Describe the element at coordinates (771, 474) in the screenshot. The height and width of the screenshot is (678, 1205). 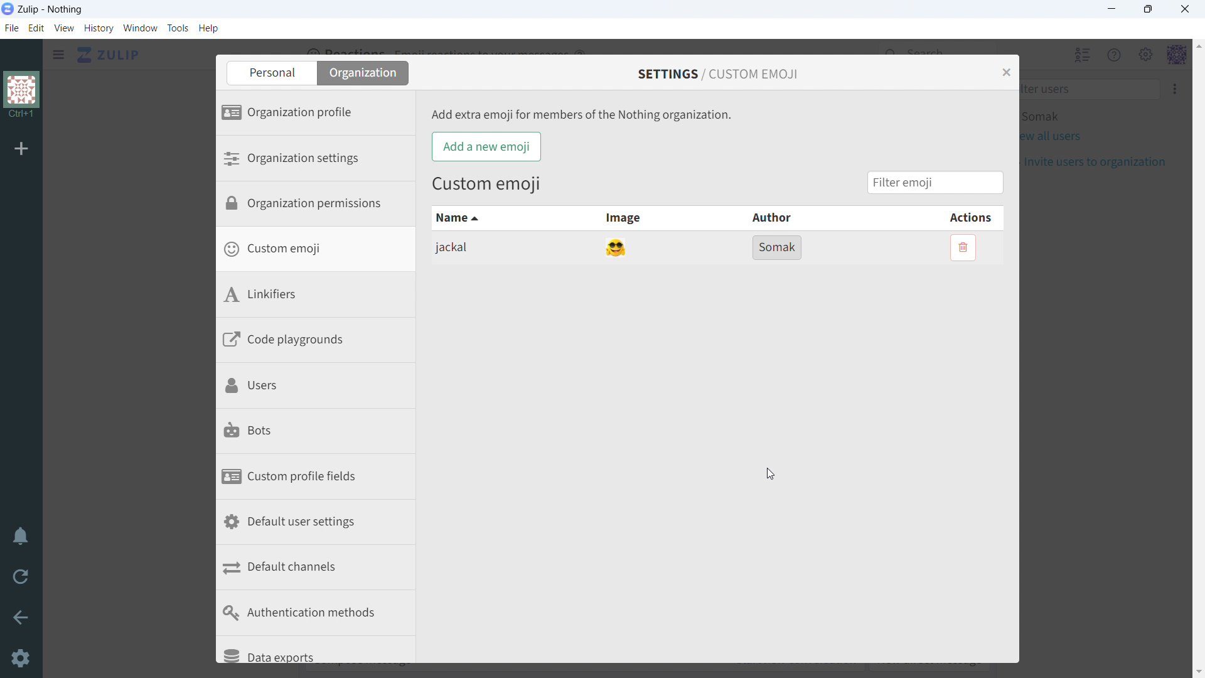
I see `cursor` at that location.